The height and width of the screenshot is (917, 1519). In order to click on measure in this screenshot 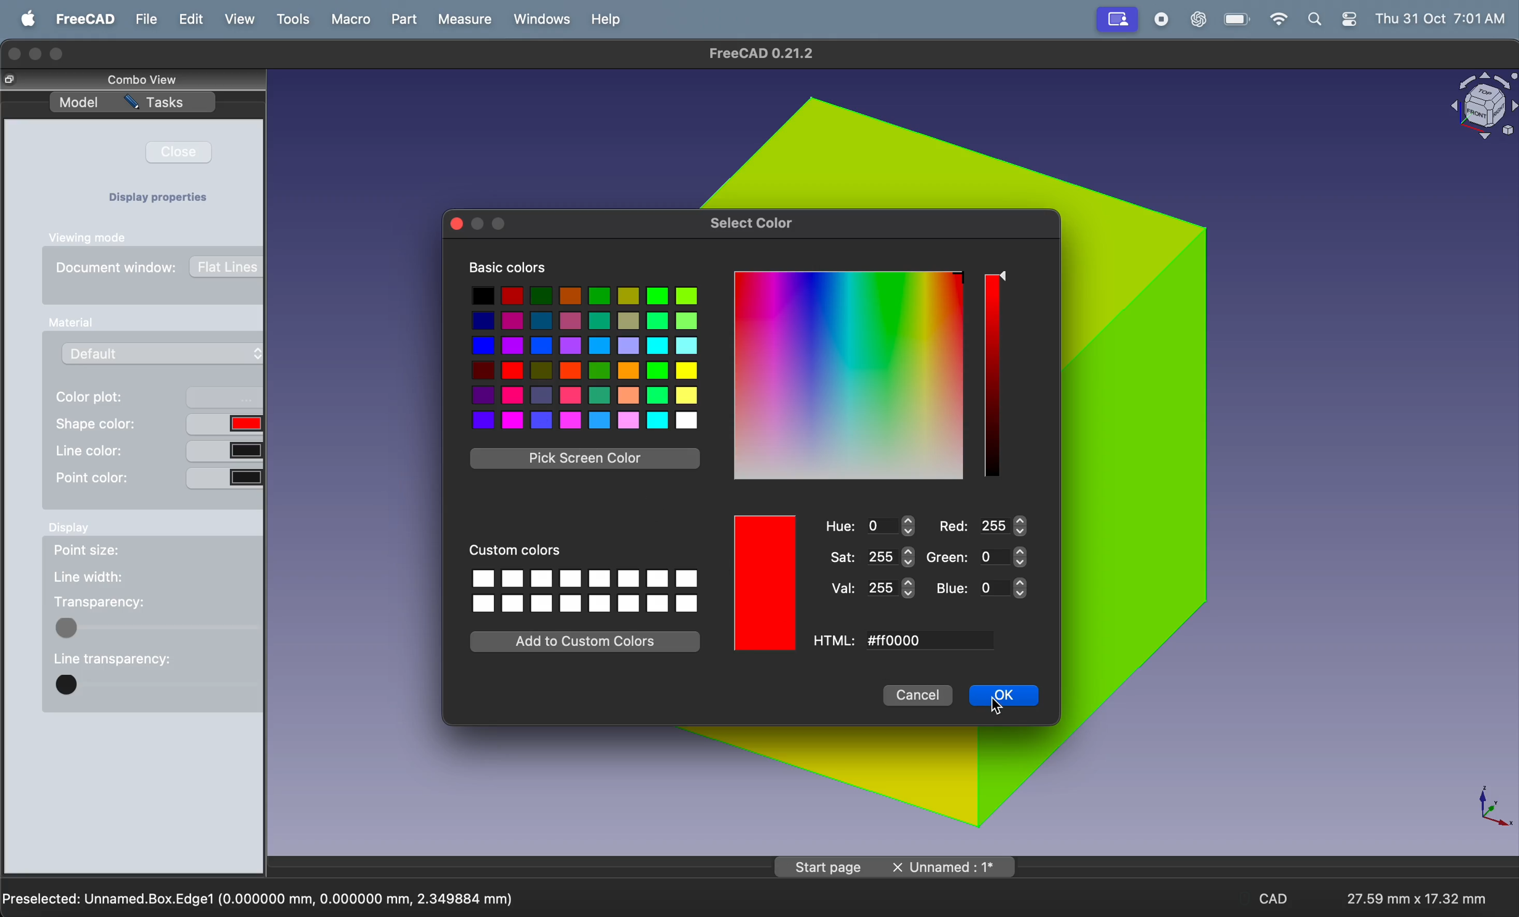, I will do `click(463, 21)`.